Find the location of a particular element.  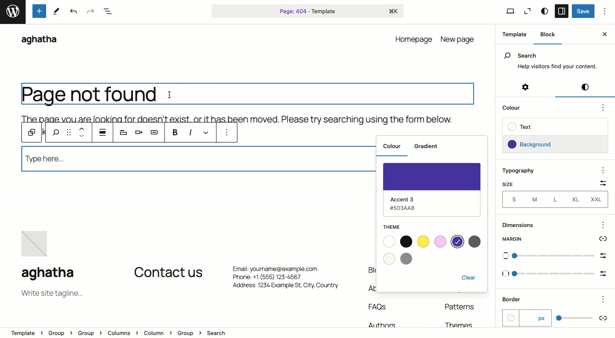

Scale is located at coordinates (600, 184).